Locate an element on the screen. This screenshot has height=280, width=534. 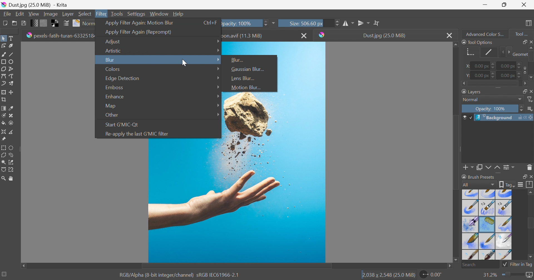
Show the tag box options is located at coordinates (507, 184).